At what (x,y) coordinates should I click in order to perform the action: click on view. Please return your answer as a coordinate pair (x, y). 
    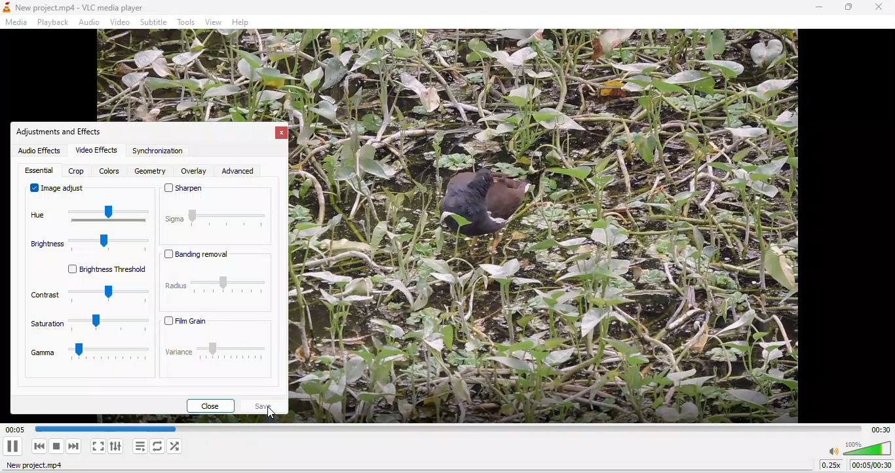
    Looking at the image, I should click on (212, 22).